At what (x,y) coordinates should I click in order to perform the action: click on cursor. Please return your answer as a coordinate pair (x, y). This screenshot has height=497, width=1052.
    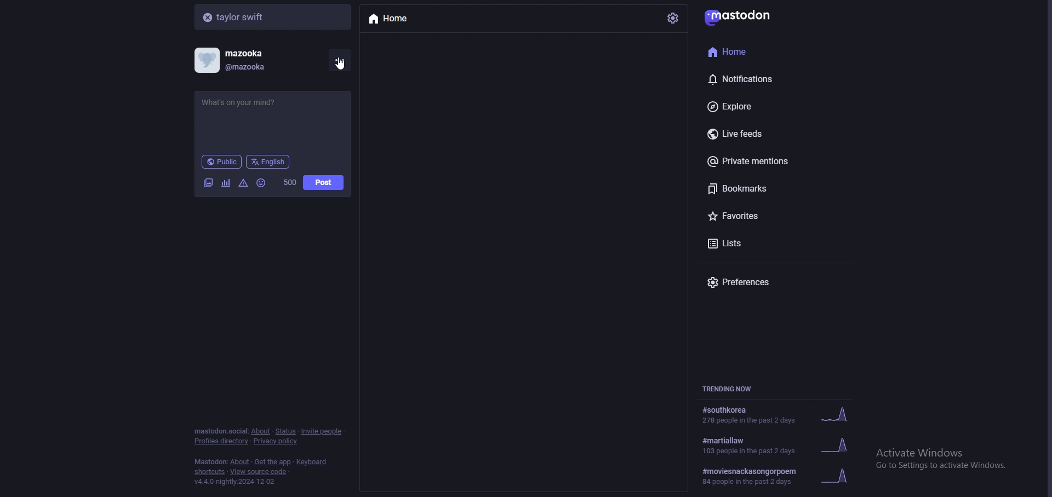
    Looking at the image, I should click on (344, 71).